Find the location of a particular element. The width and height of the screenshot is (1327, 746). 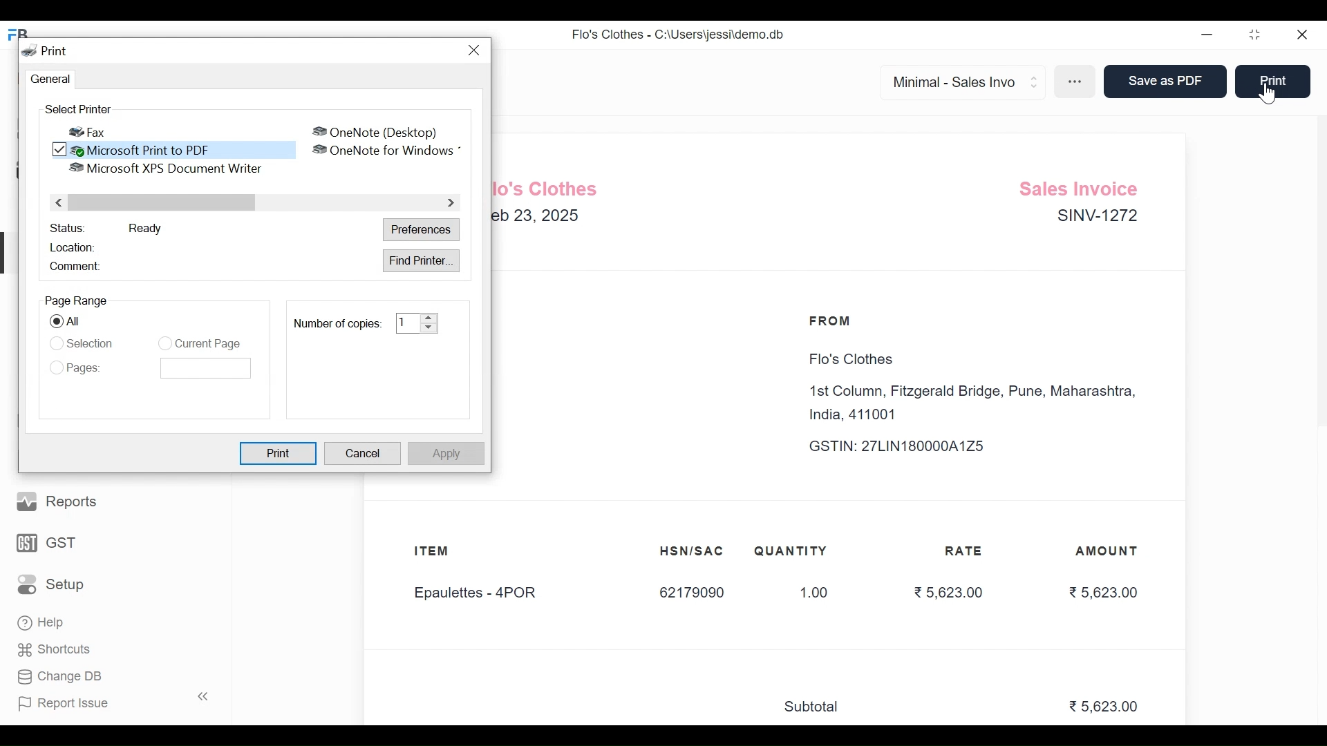

General is located at coordinates (48, 79).